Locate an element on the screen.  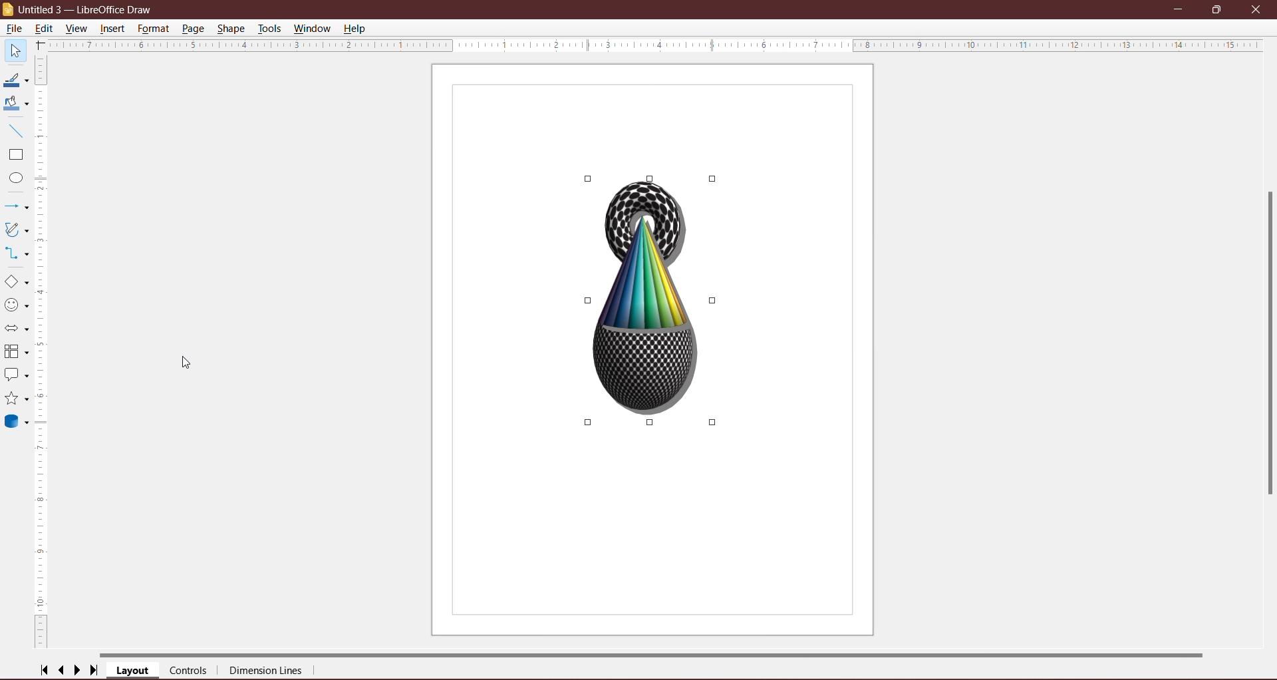
Controls is located at coordinates (188, 671).